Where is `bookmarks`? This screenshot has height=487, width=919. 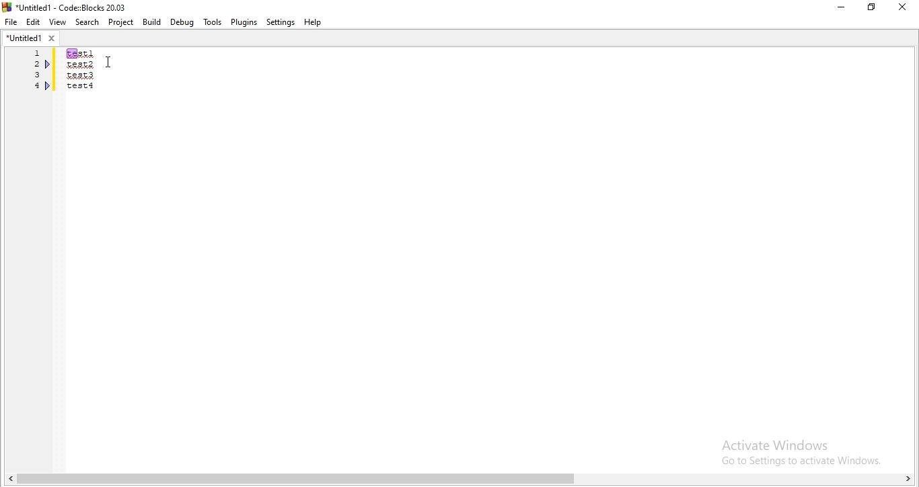
bookmarks is located at coordinates (48, 65).